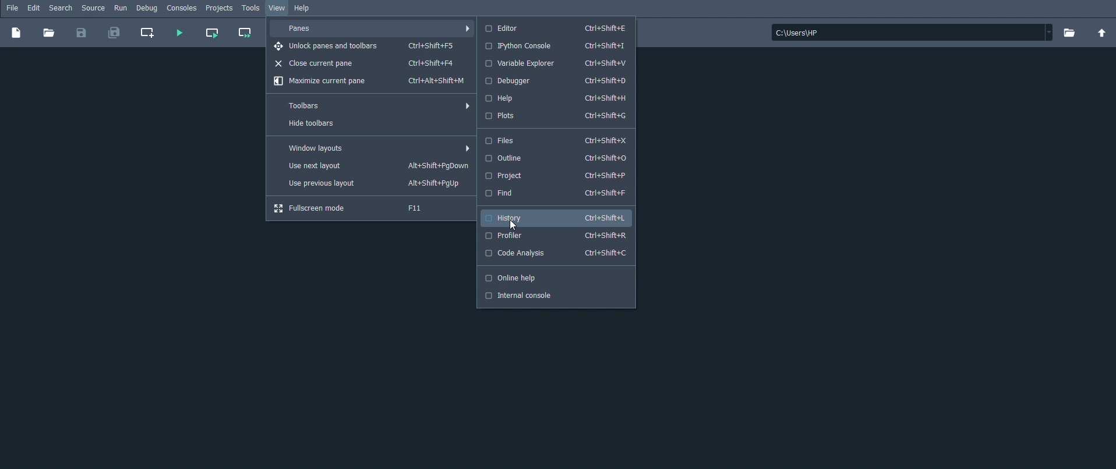  I want to click on Find, so click(560, 193).